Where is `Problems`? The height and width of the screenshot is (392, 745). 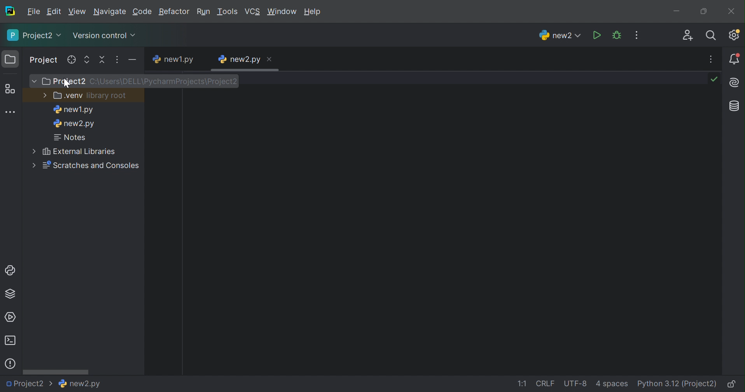 Problems is located at coordinates (10, 364).